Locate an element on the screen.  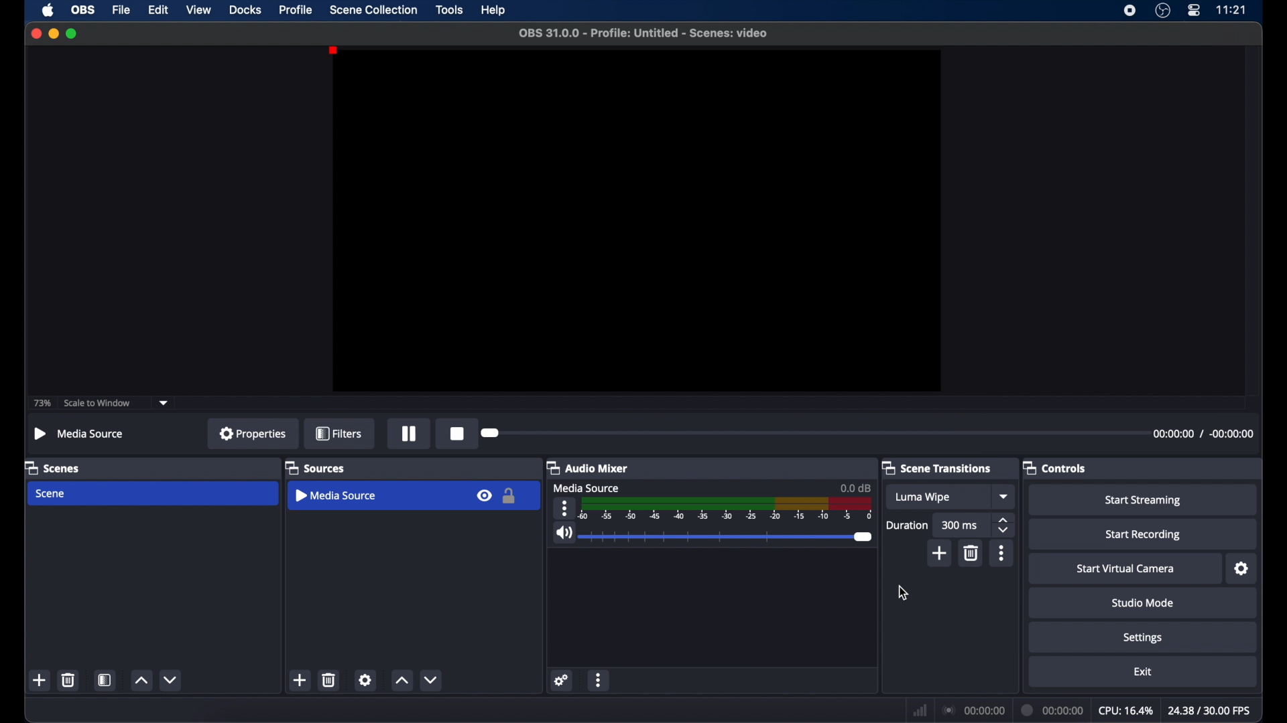
0.0 is located at coordinates (856, 487).